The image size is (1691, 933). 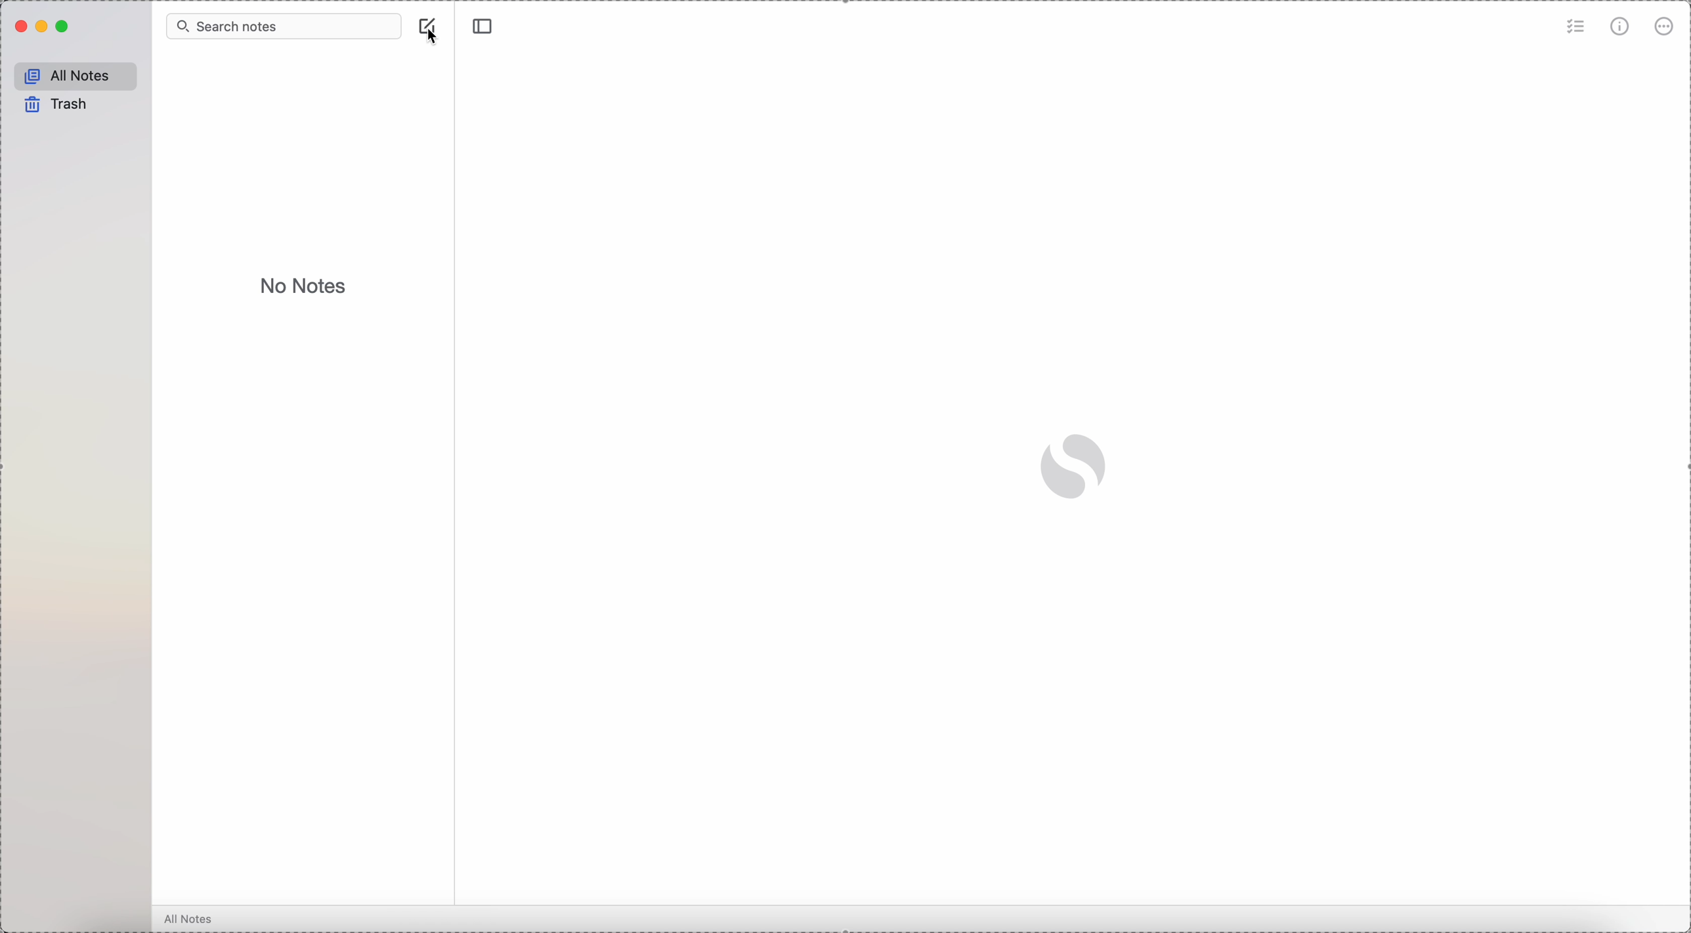 I want to click on toggle sidebar, so click(x=485, y=27).